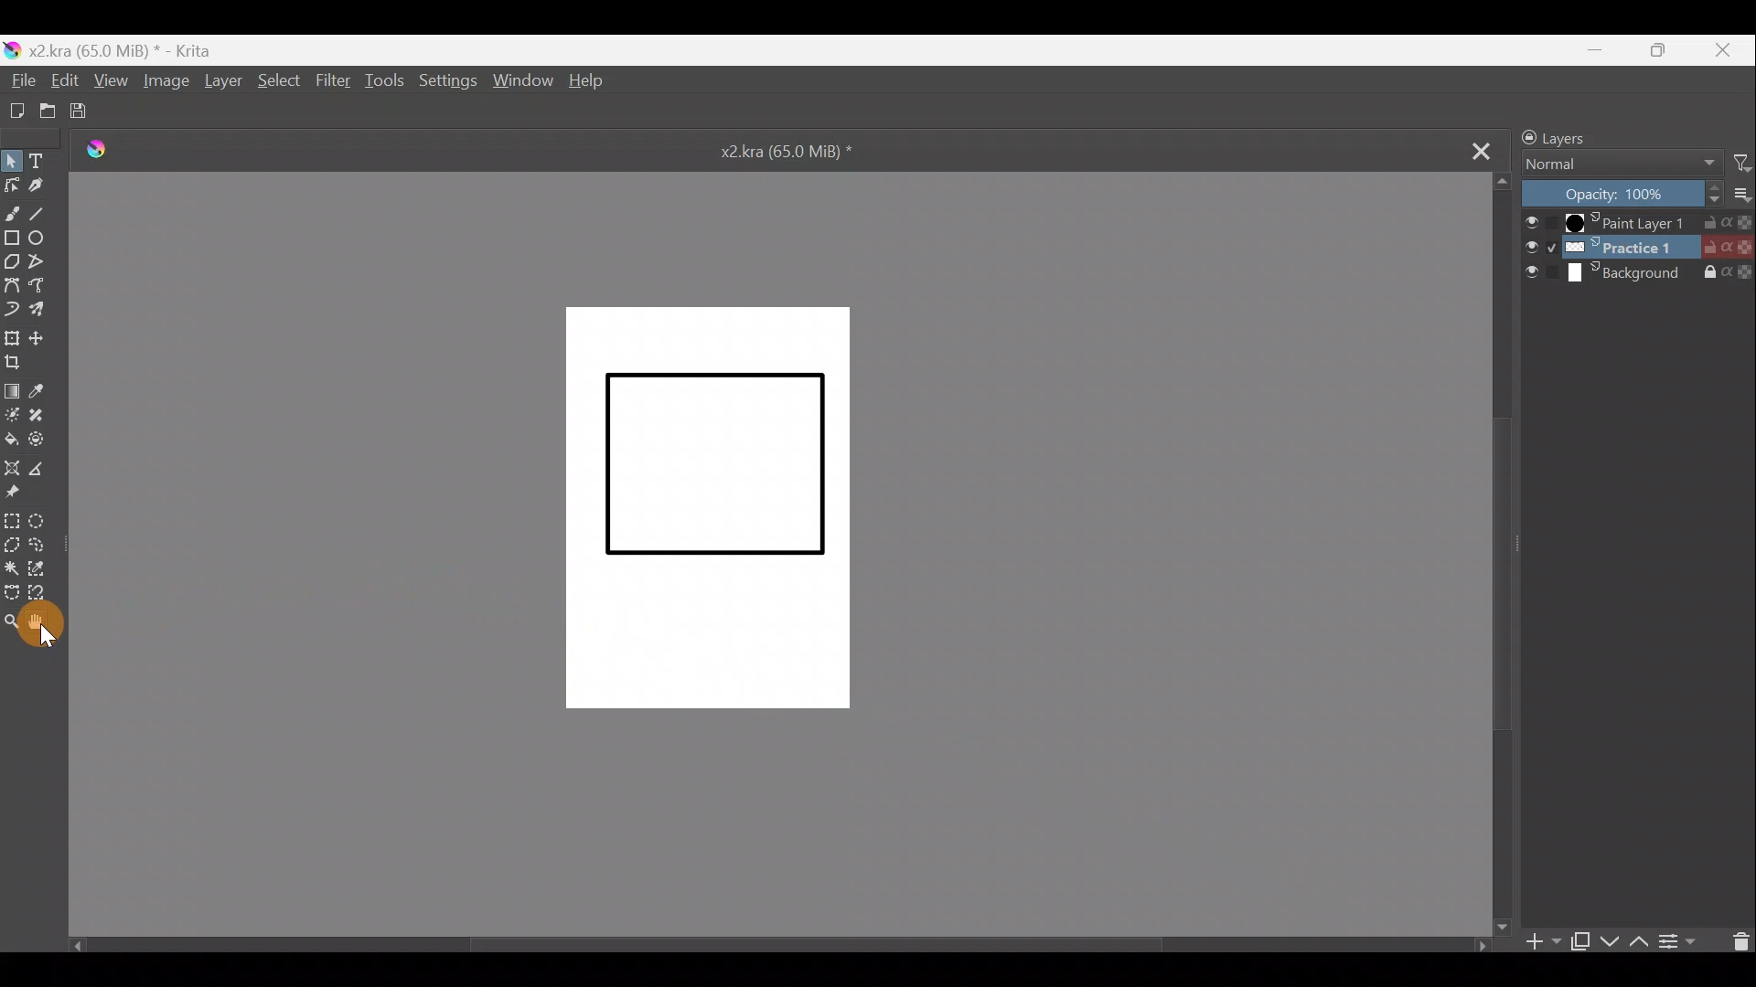 Image resolution: width=1756 pixels, height=987 pixels. Describe the element at coordinates (1723, 51) in the screenshot. I see `Close` at that location.